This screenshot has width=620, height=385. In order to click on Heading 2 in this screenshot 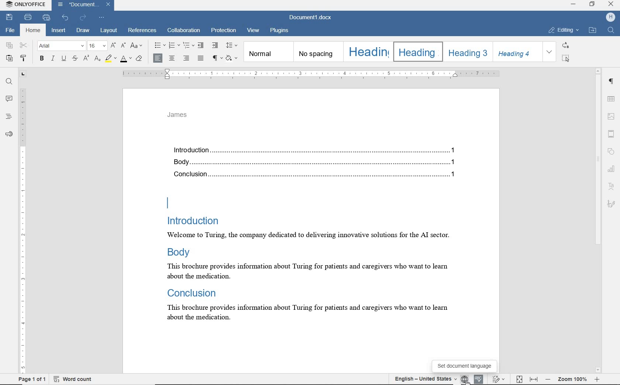, I will do `click(416, 52)`.